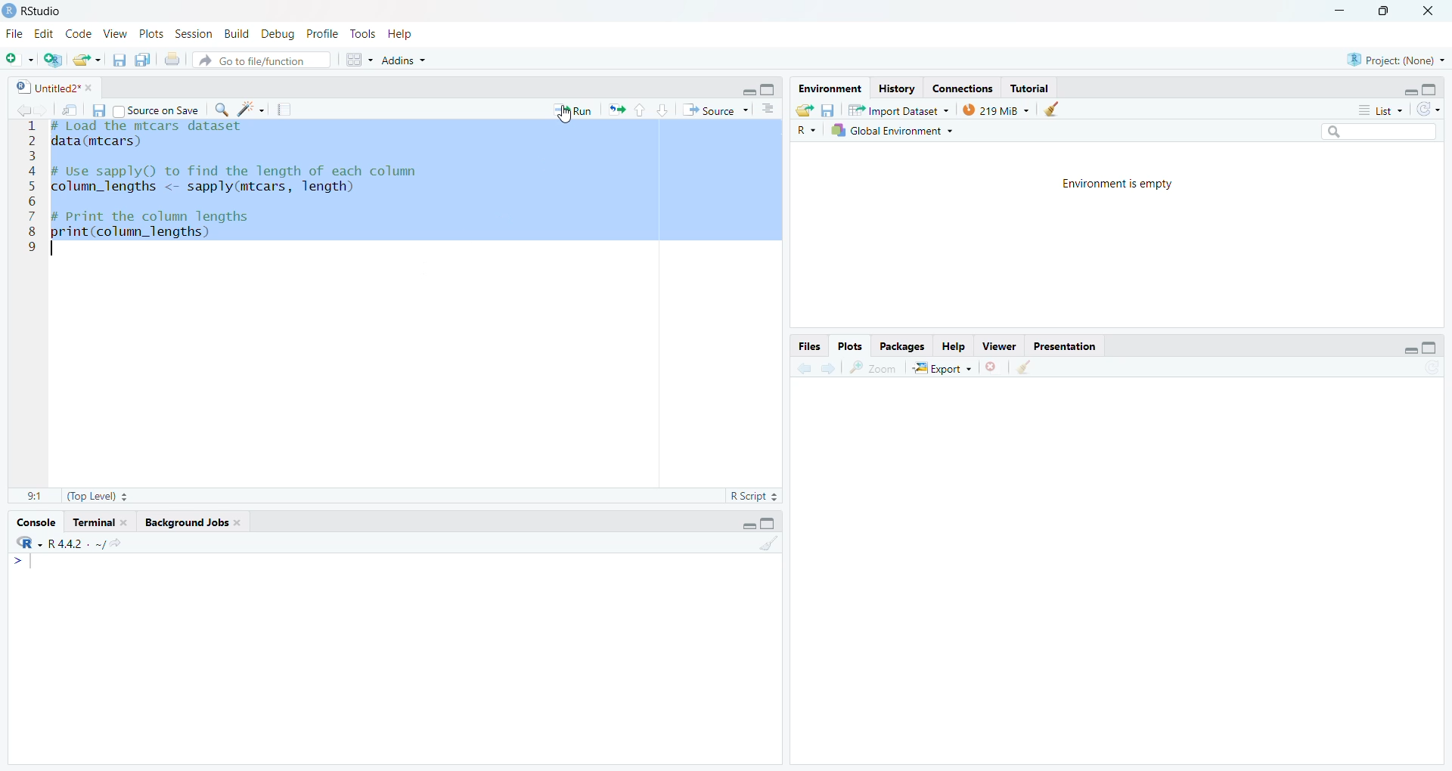 This screenshot has width=1452, height=771. What do you see at coordinates (404, 60) in the screenshot?
I see `Addins ~` at bounding box center [404, 60].